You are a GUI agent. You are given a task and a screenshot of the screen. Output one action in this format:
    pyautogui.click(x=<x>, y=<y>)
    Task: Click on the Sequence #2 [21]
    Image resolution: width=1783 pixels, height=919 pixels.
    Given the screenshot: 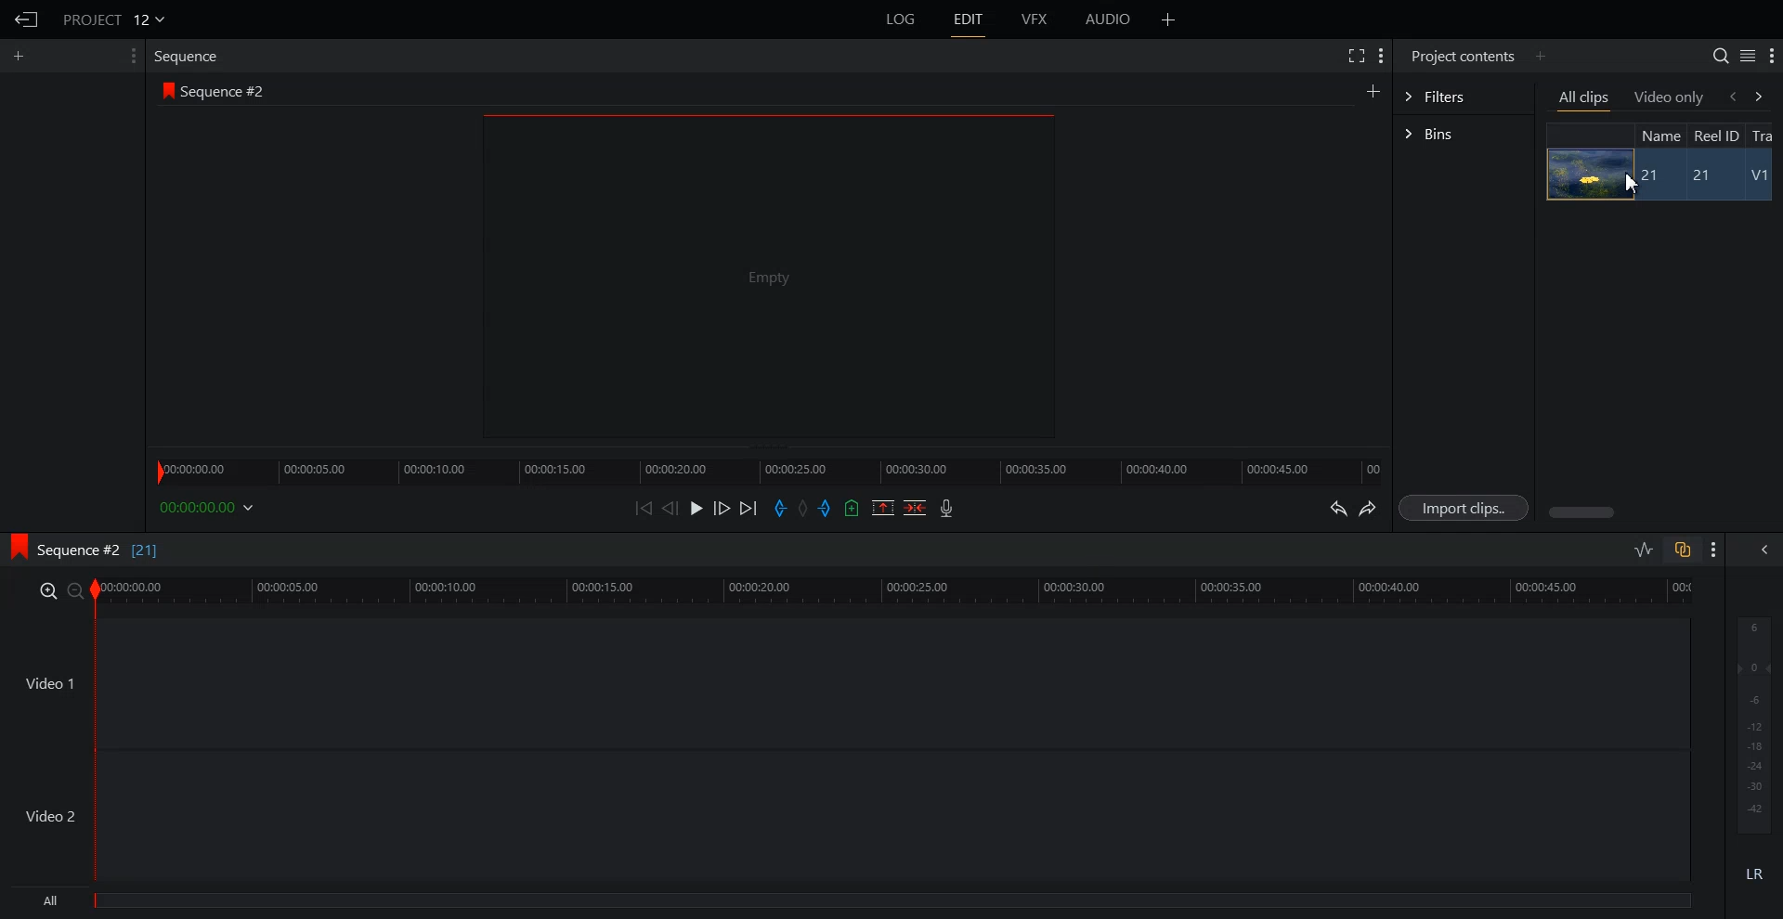 What is the action you would take?
    pyautogui.click(x=99, y=550)
    